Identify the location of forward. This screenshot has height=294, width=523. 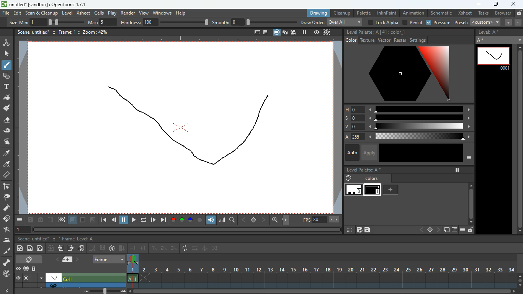
(153, 220).